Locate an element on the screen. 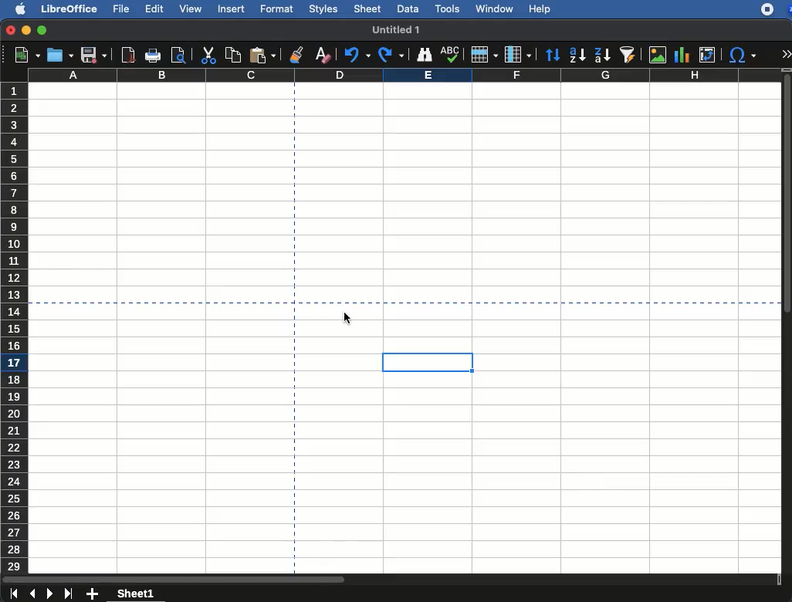 Image resolution: width=792 pixels, height=602 pixels. open is located at coordinates (60, 54).